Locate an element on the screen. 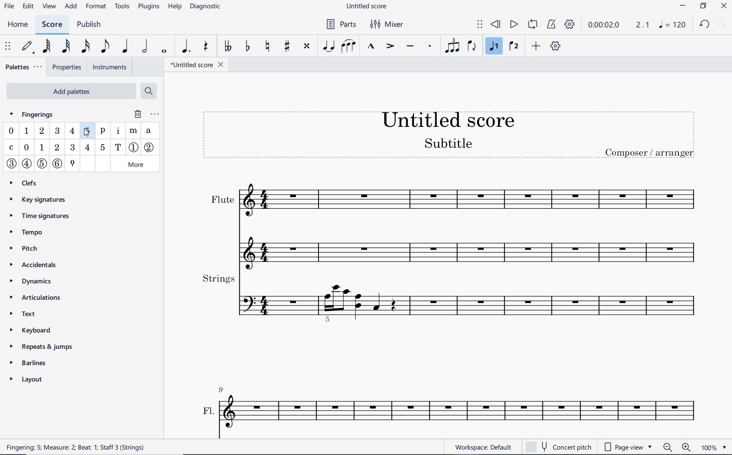 The width and height of the screenshot is (732, 455). rest is located at coordinates (207, 48).